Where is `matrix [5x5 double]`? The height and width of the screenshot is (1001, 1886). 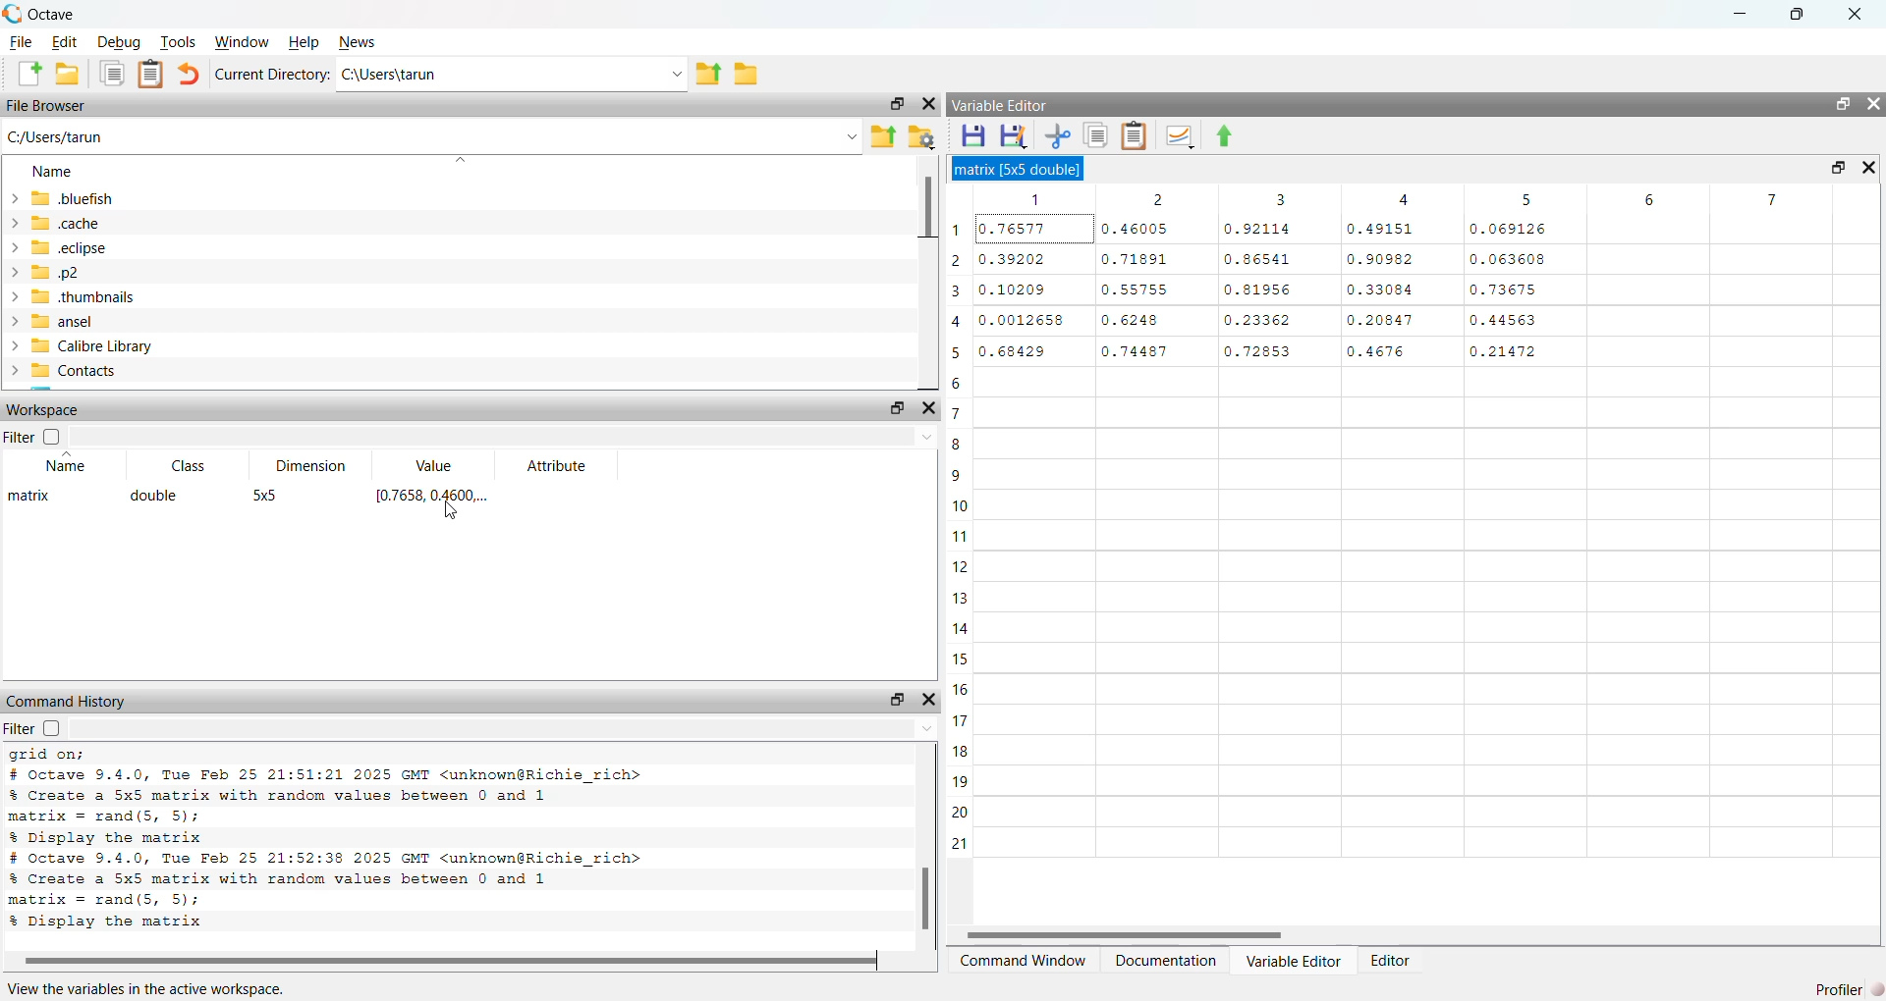
matrix [5x5 double] is located at coordinates (1029, 168).